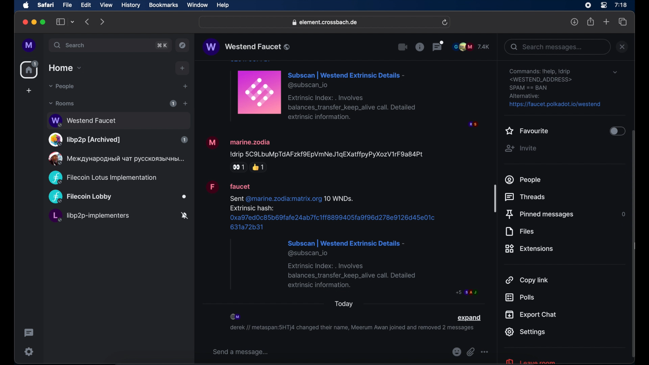 The height and width of the screenshot is (365, 649). What do you see at coordinates (183, 68) in the screenshot?
I see `add` at bounding box center [183, 68].